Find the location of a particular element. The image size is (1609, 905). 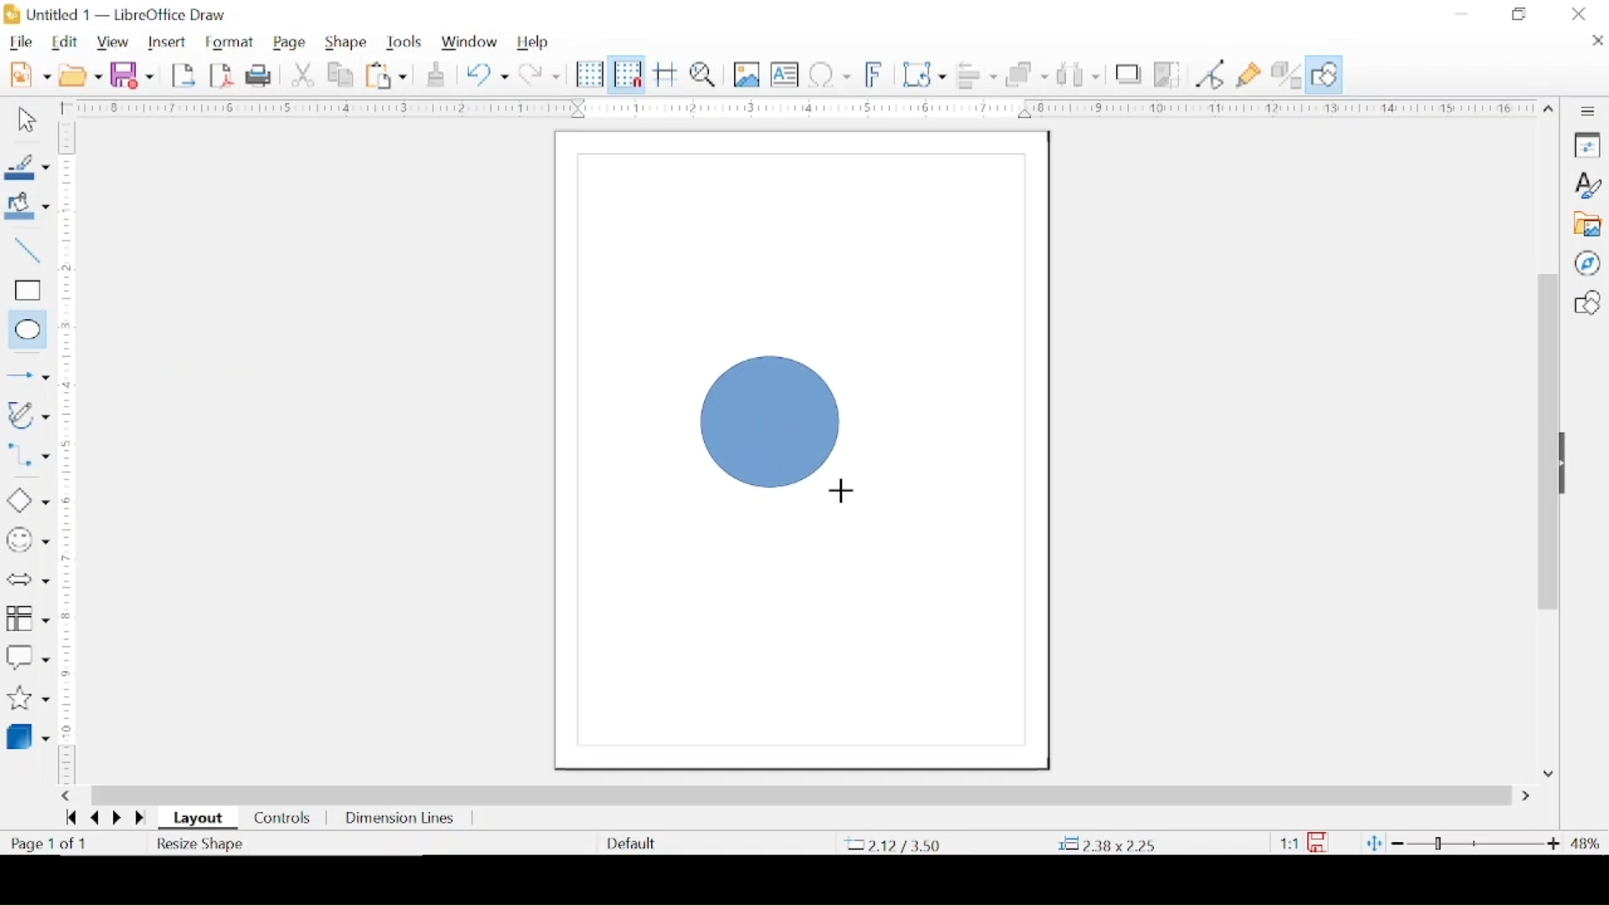

insert is located at coordinates (170, 42).